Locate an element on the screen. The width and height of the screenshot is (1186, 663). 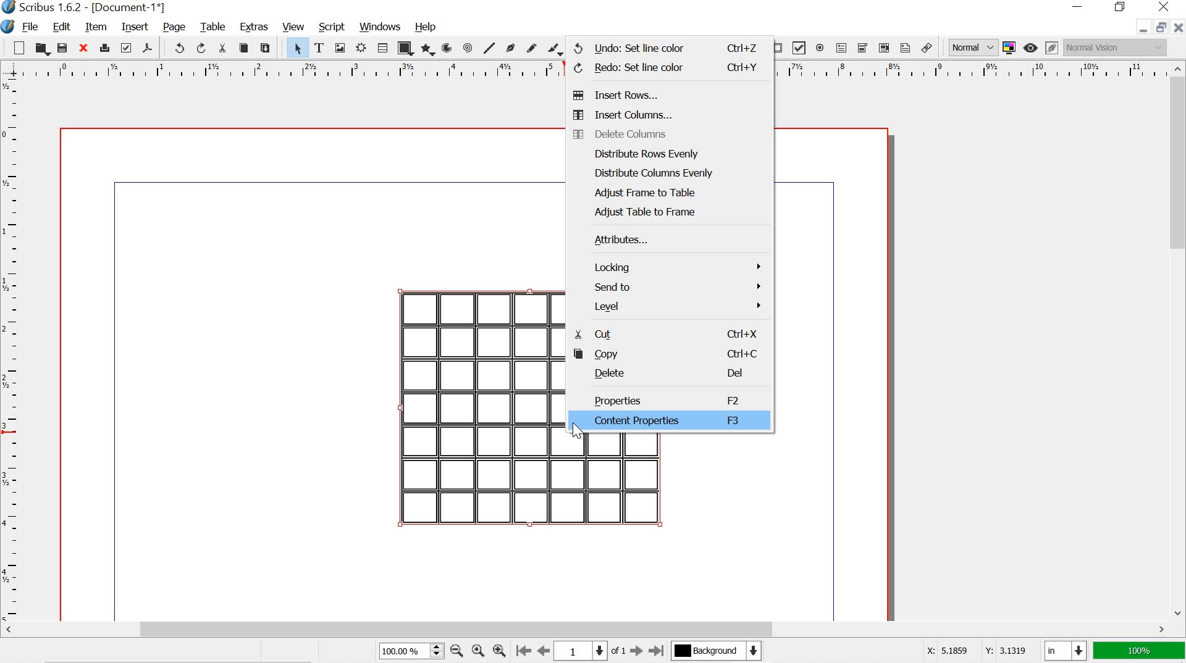
redo Ctrl+Y is located at coordinates (667, 70).